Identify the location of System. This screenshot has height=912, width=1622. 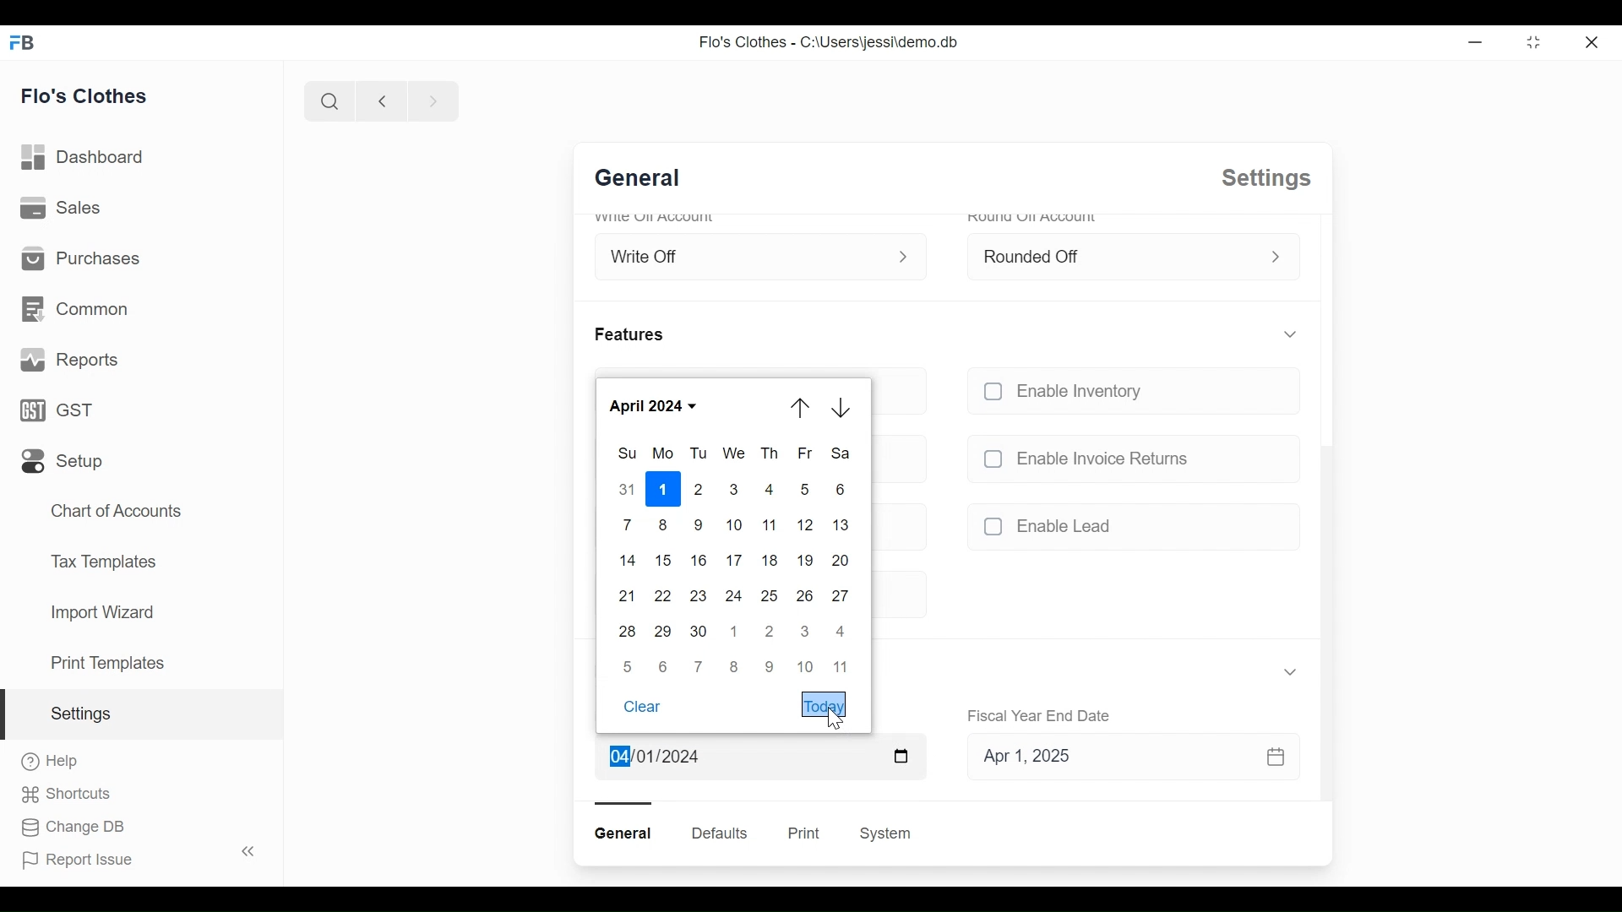
(889, 833).